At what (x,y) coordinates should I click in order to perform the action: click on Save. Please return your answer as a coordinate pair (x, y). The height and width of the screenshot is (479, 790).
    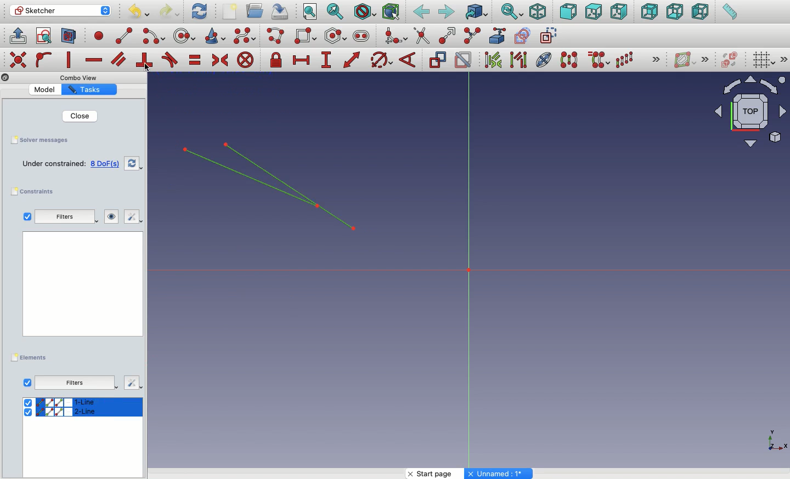
    Looking at the image, I should click on (283, 12).